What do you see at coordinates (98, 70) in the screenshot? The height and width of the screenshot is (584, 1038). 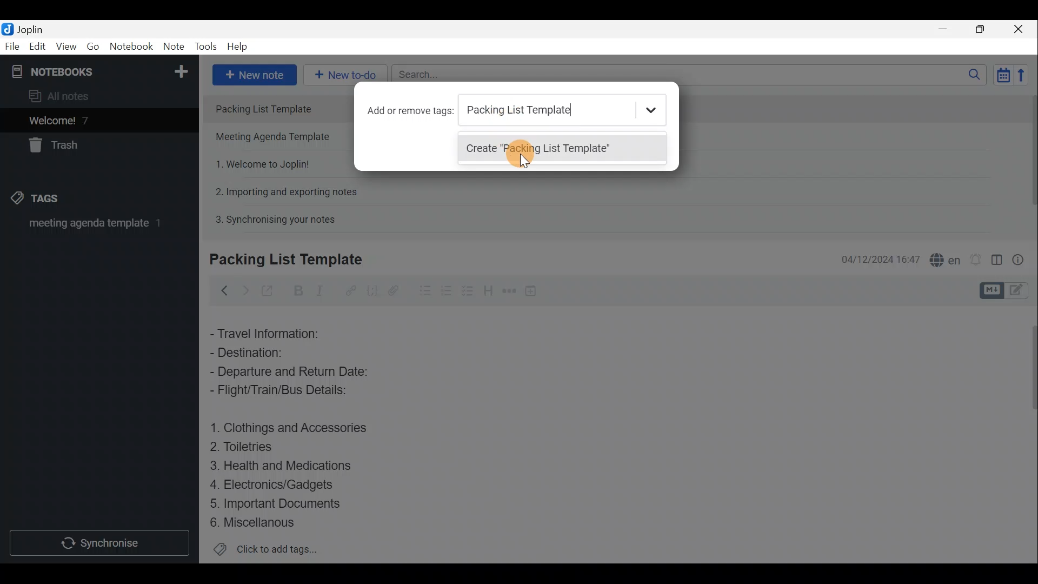 I see `Notebook` at bounding box center [98, 70].